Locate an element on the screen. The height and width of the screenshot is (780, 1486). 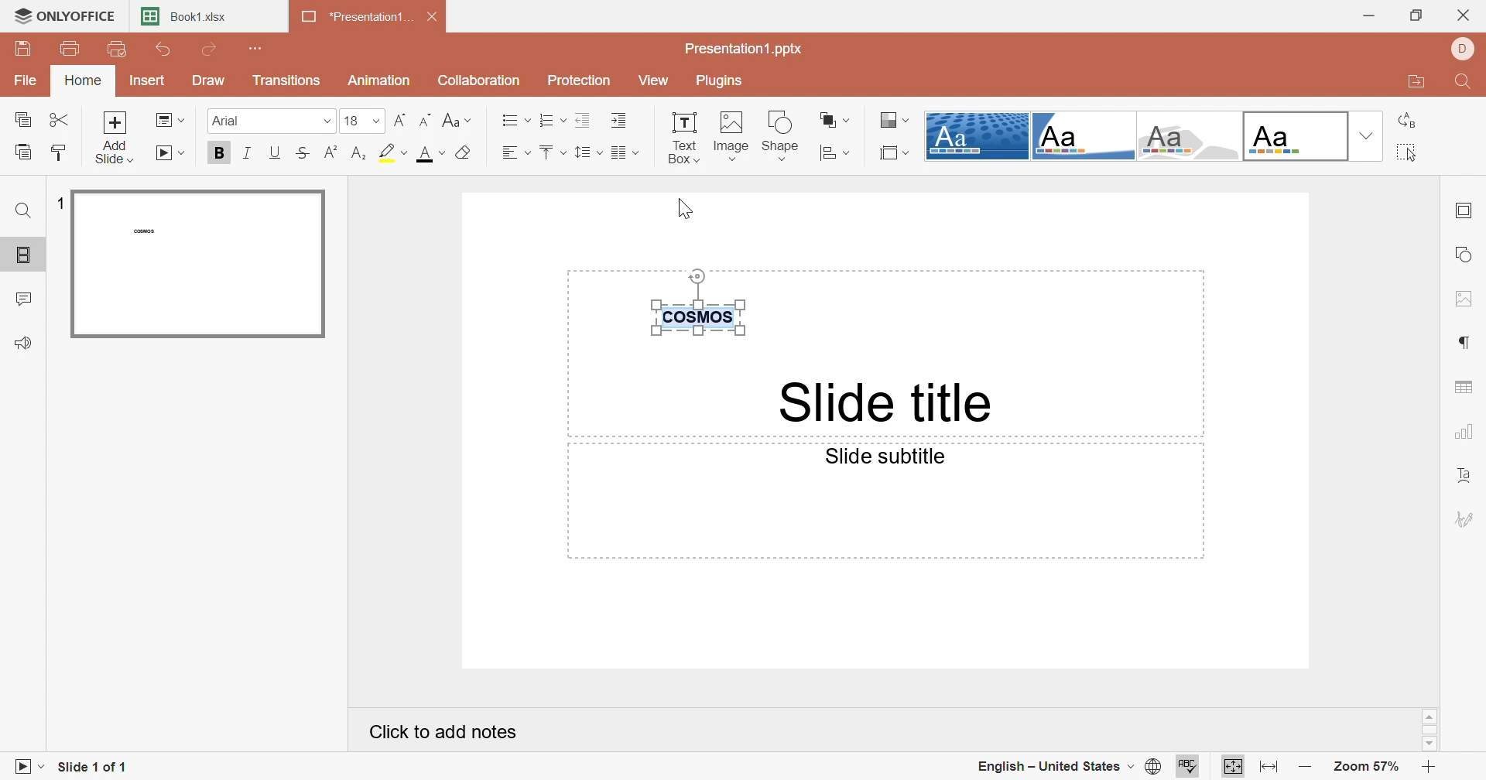
Side title is located at coordinates (878, 399).